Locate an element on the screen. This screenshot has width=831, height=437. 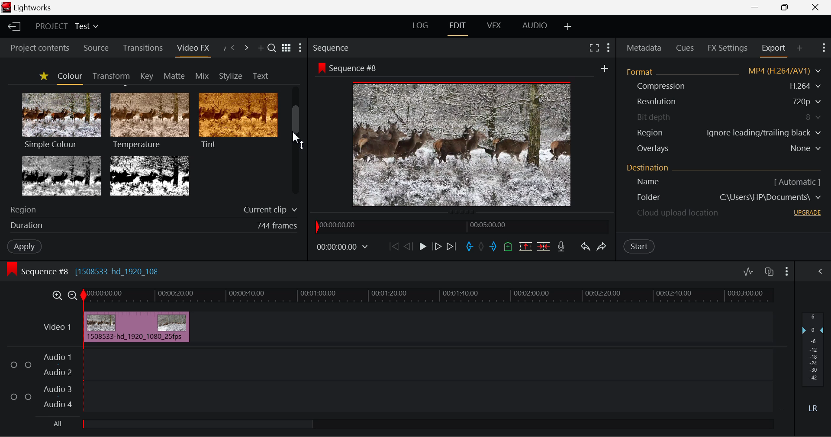
Format is located at coordinates (642, 71).